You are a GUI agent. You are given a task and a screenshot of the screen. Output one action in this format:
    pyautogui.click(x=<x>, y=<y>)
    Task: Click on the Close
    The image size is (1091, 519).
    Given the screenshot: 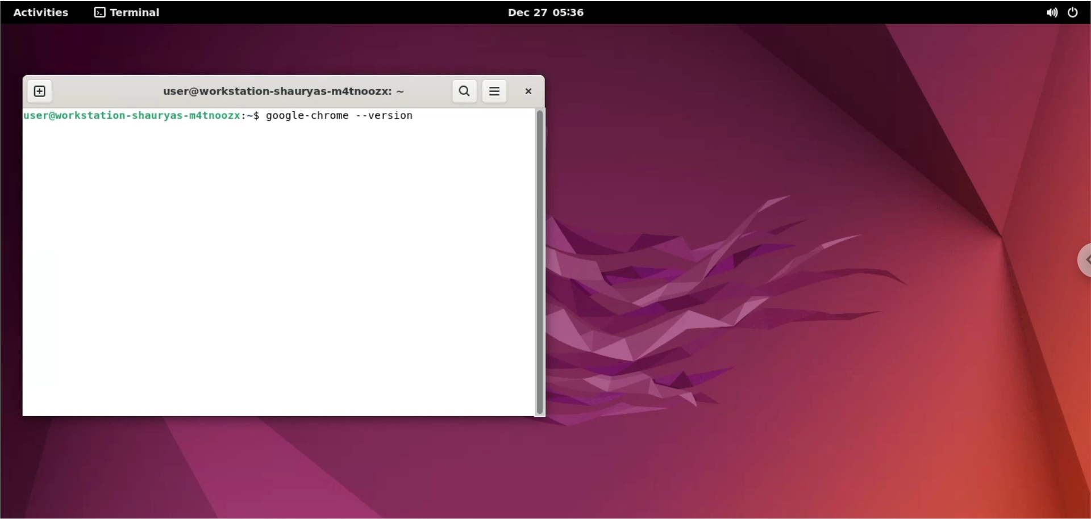 What is the action you would take?
    pyautogui.click(x=527, y=91)
    